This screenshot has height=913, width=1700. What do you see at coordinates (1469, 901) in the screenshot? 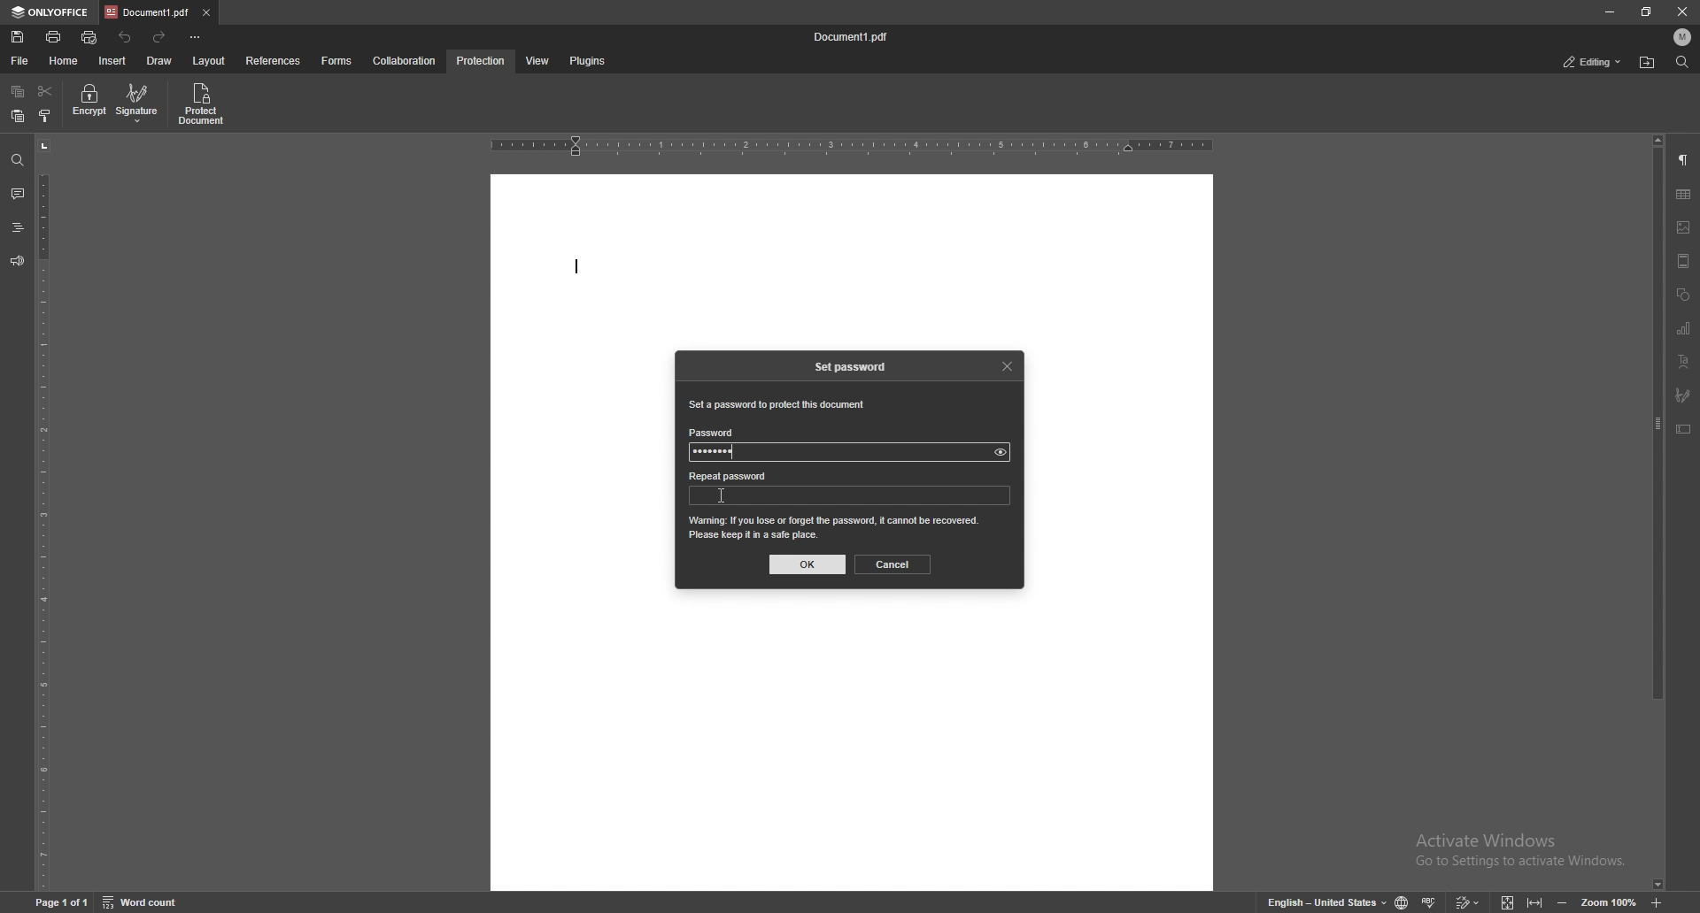
I see `track change` at bounding box center [1469, 901].